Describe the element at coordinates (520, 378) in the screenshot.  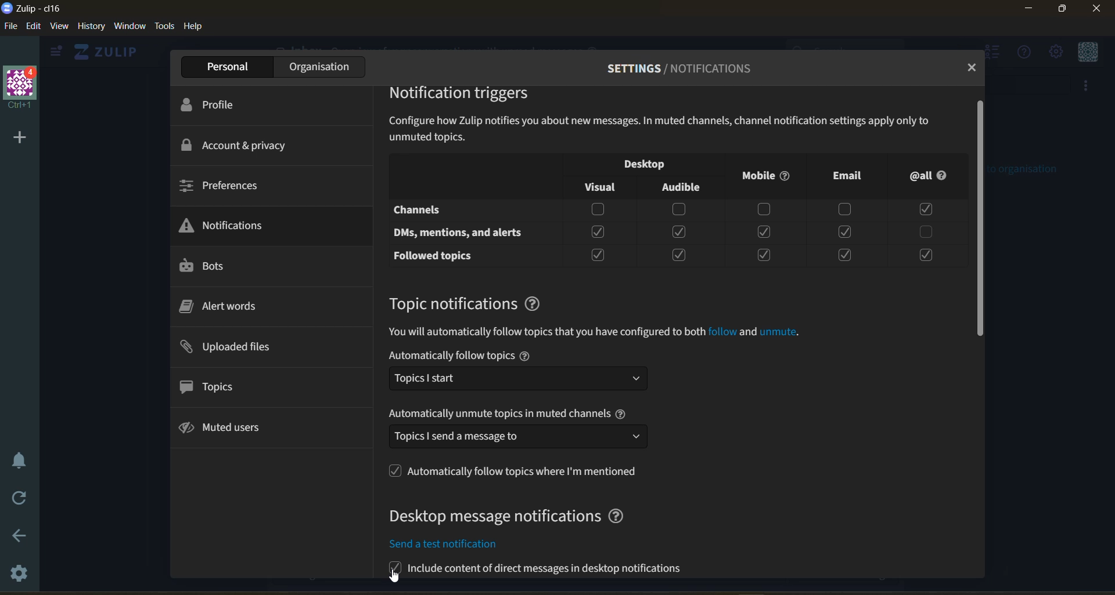
I see `Topic dropdown` at that location.